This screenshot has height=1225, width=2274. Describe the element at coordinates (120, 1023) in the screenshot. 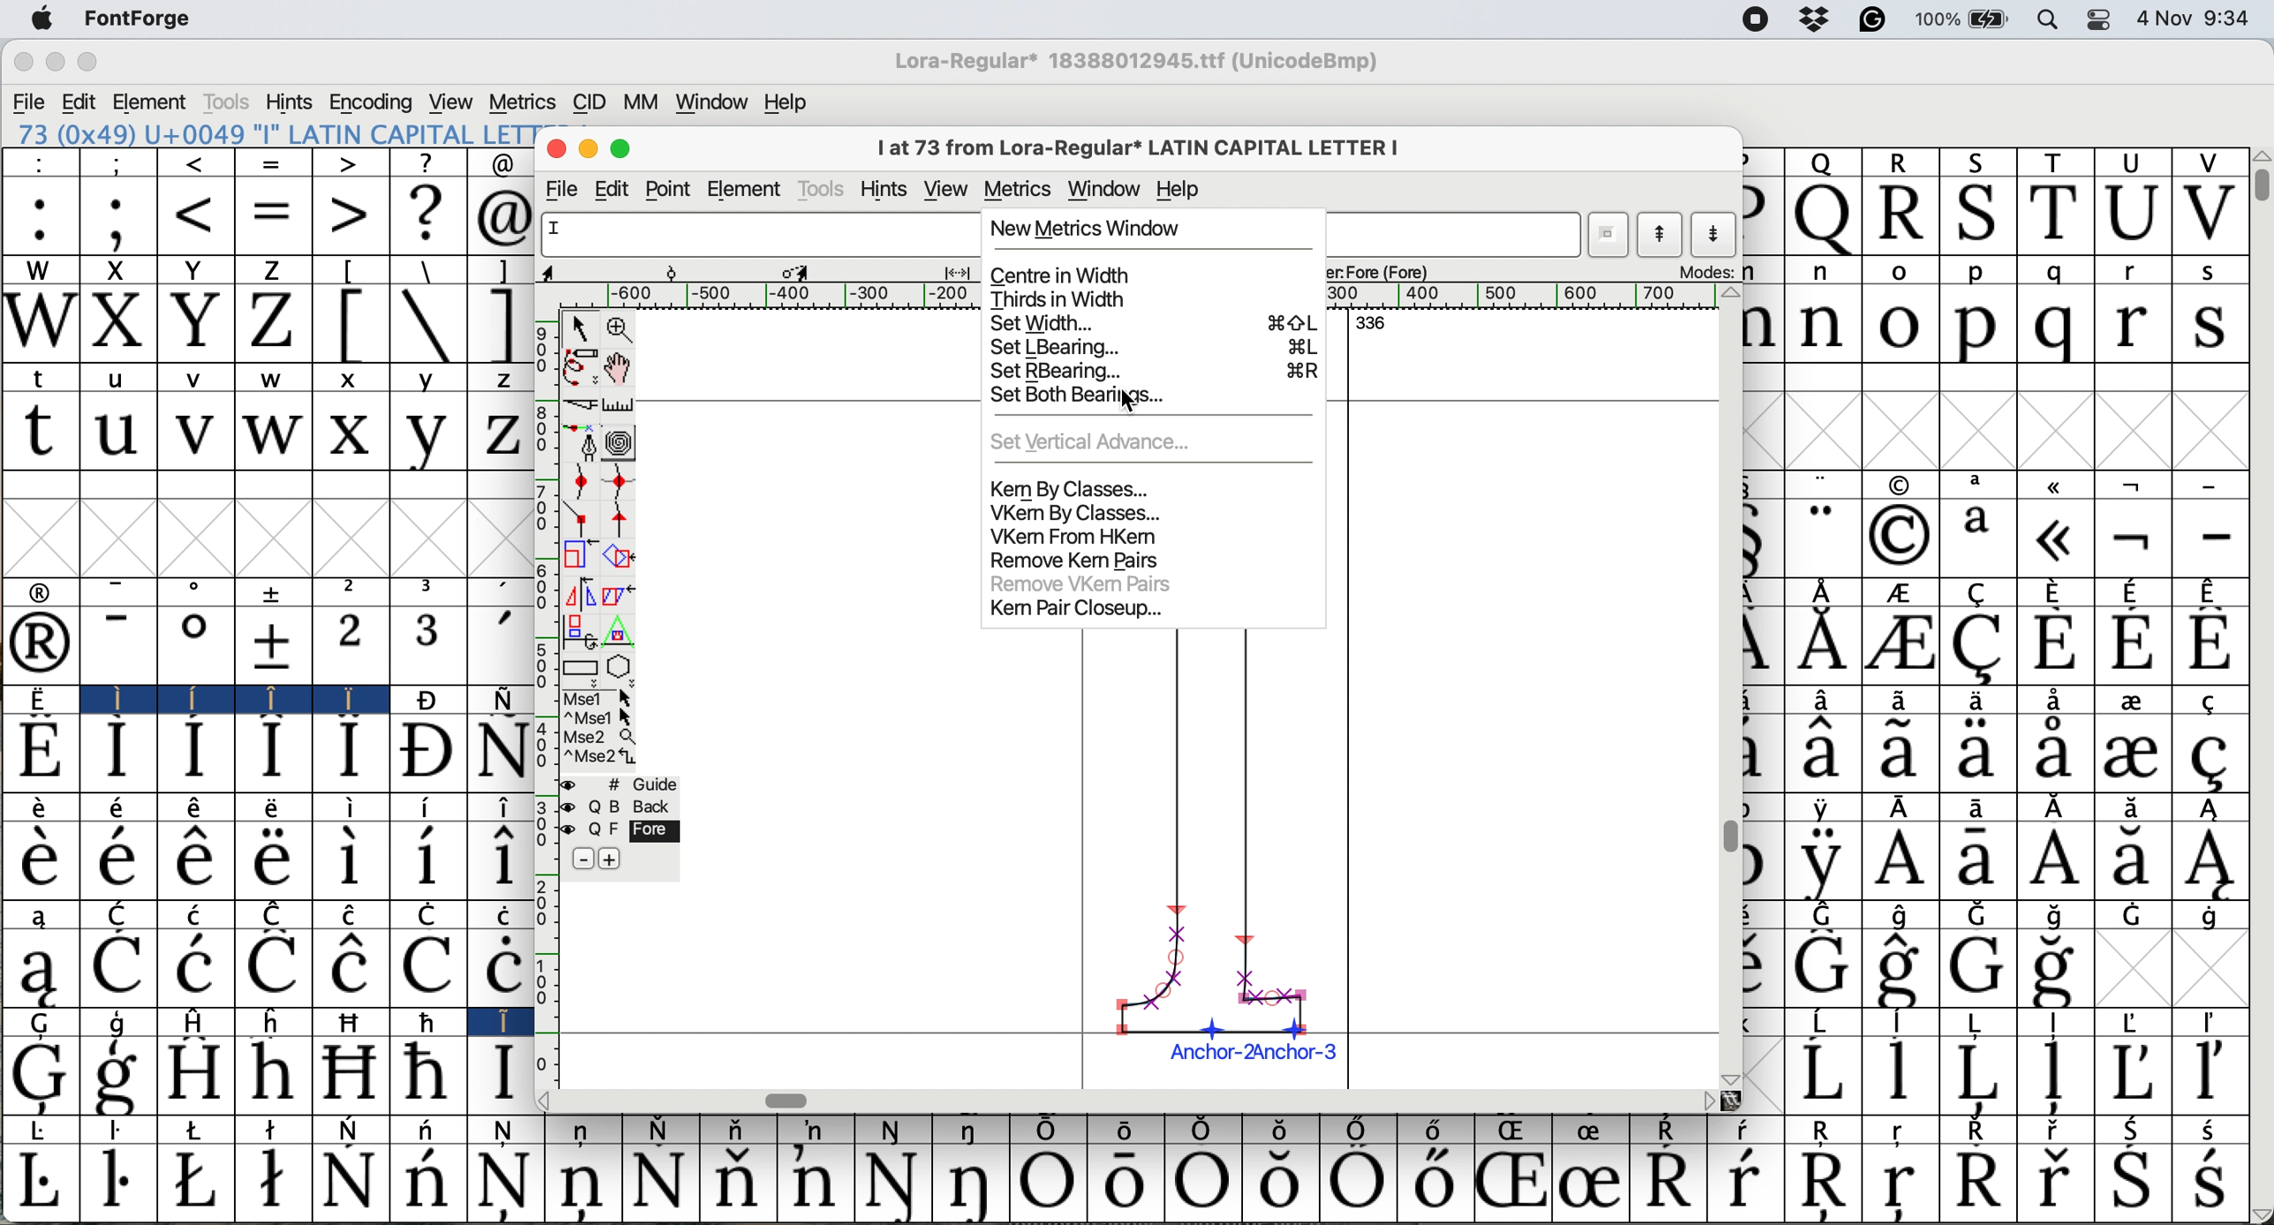

I see `g` at that location.